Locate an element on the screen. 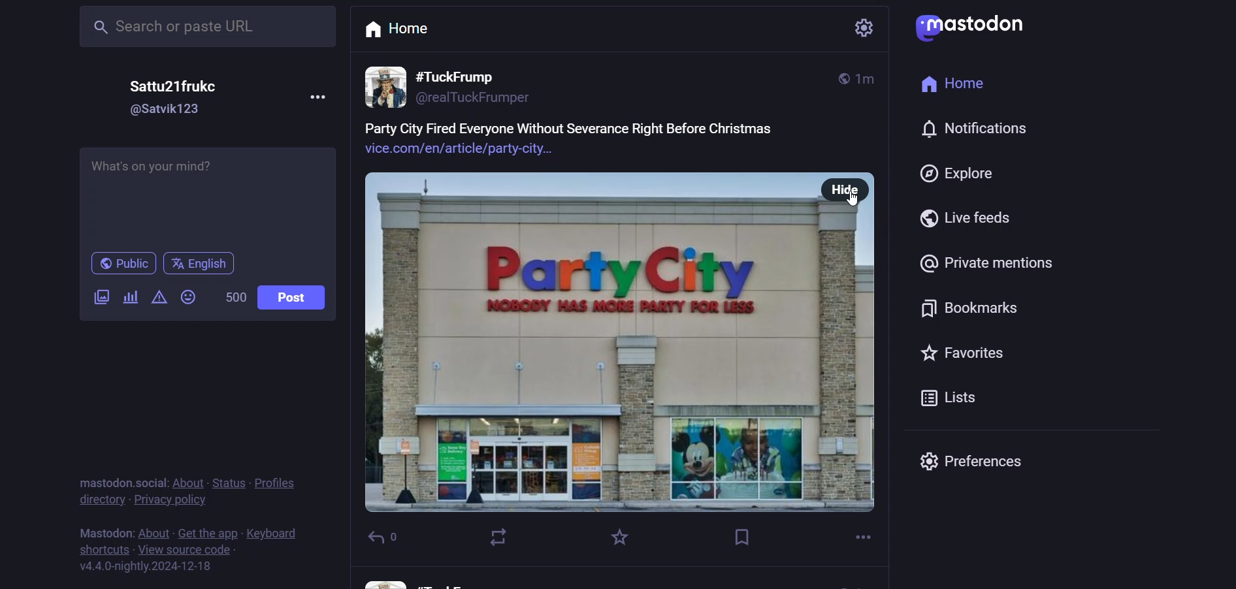  status is located at coordinates (228, 480).